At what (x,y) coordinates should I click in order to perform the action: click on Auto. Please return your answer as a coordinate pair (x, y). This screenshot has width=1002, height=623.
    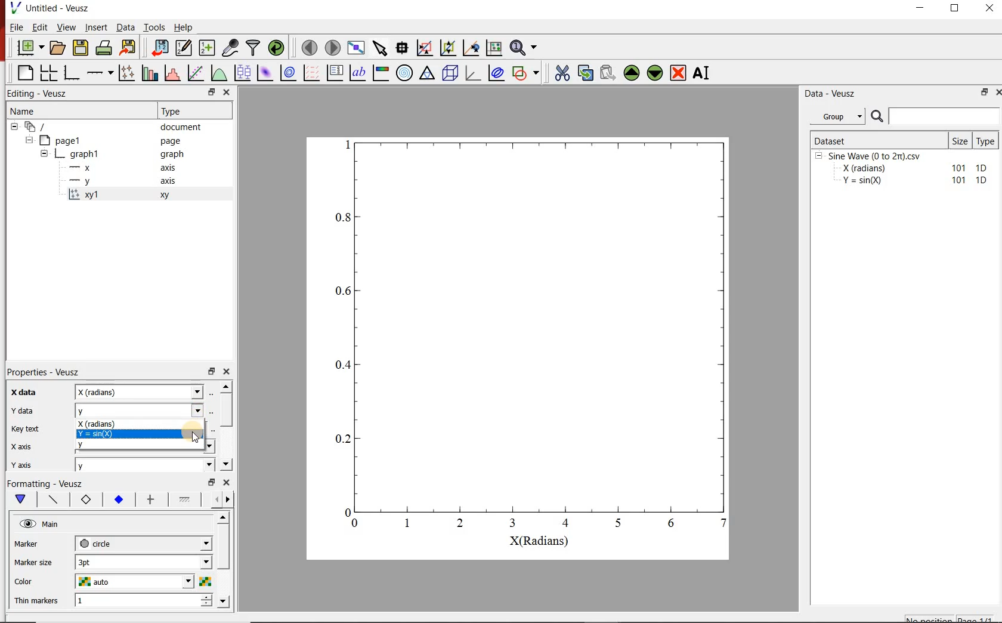
    Looking at the image, I should click on (143, 410).